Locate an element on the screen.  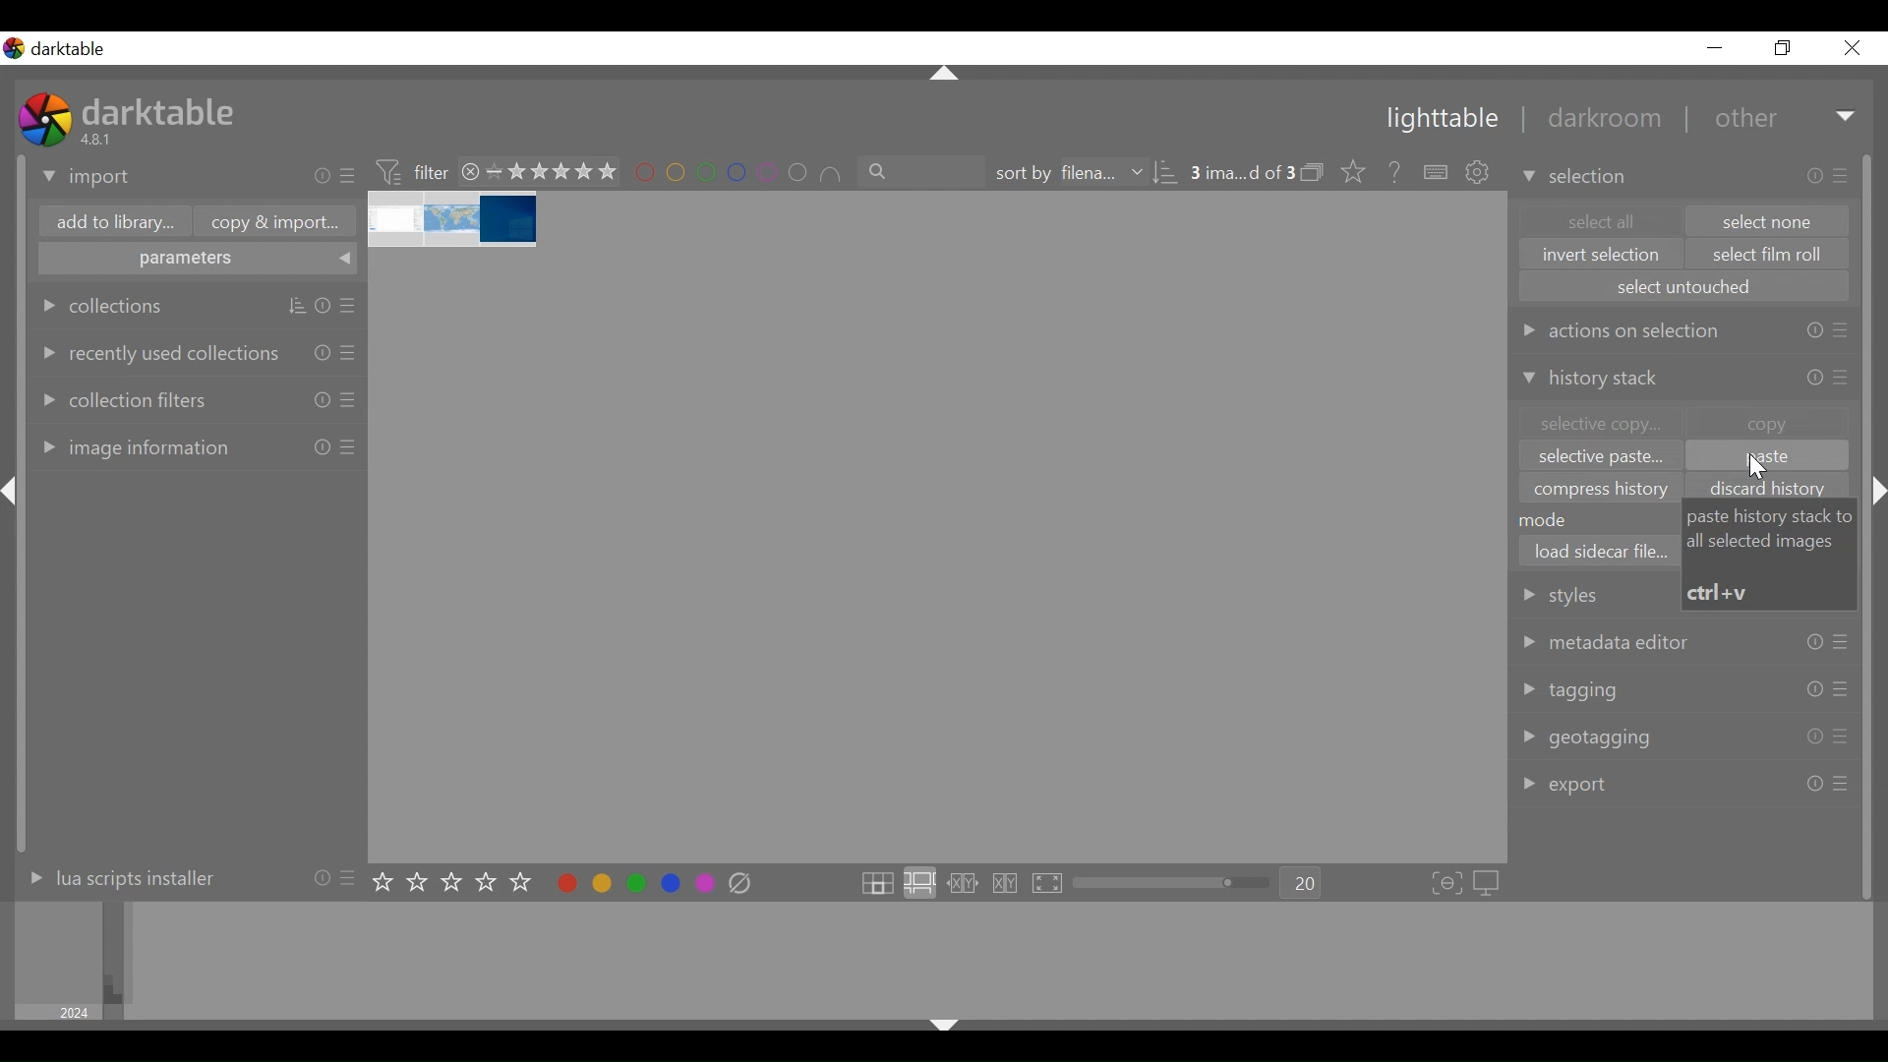
sort by is located at coordinates (1067, 173).